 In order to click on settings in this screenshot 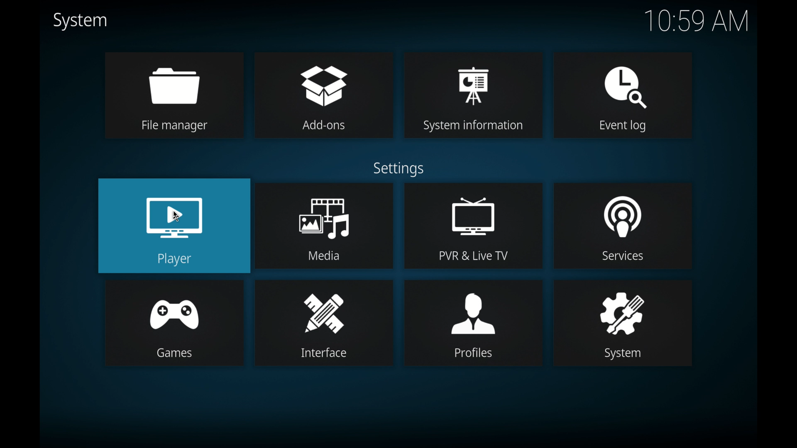, I will do `click(399, 169)`.